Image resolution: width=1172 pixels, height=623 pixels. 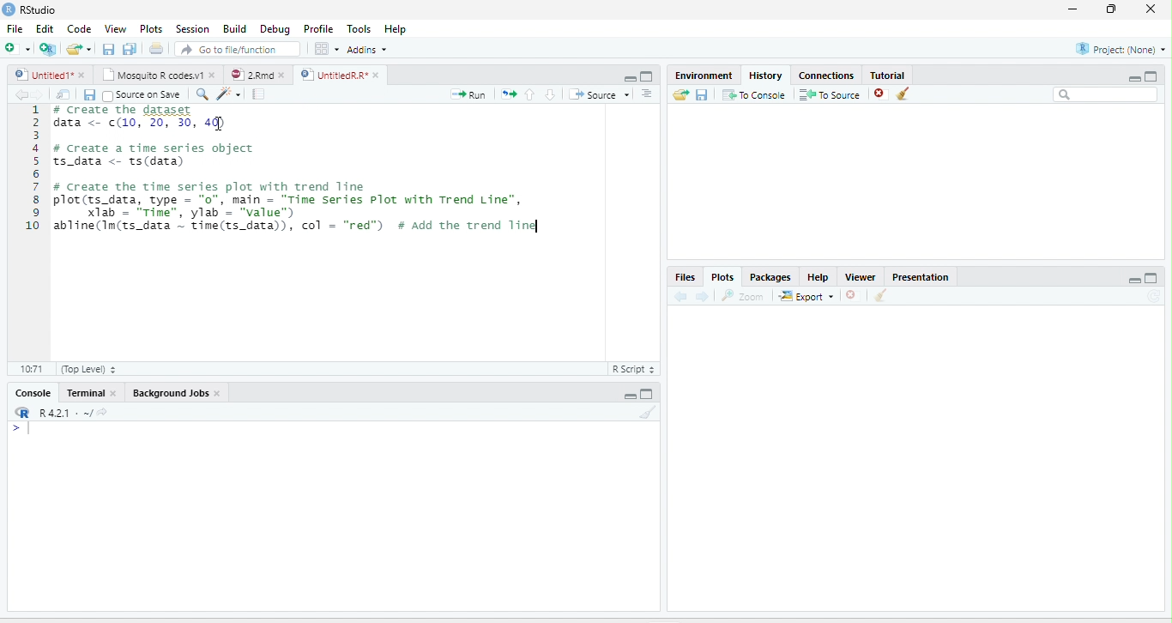 I want to click on Mosquito R codes.v1, so click(x=151, y=75).